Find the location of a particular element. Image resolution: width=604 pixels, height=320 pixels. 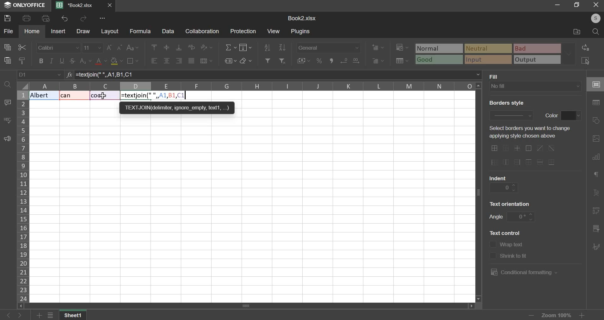

draw is located at coordinates (83, 32).